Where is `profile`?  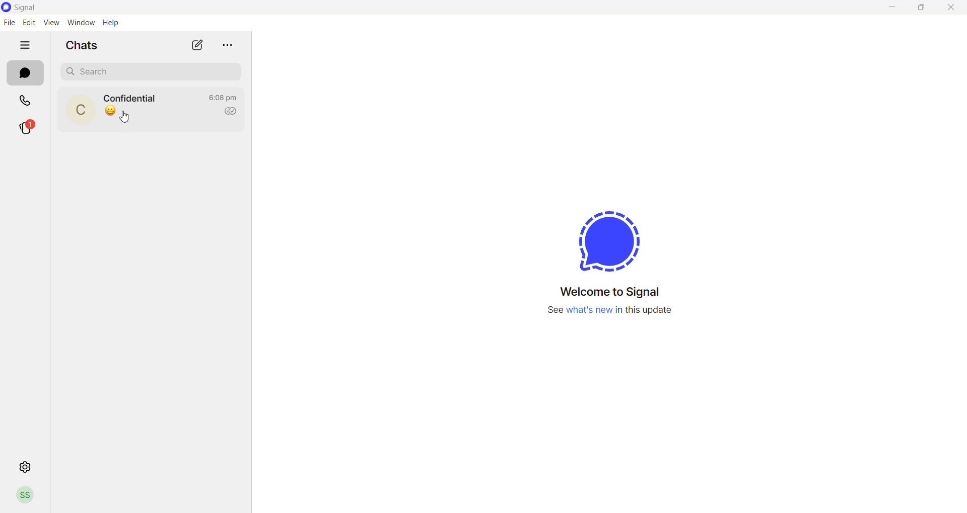
profile is located at coordinates (26, 497).